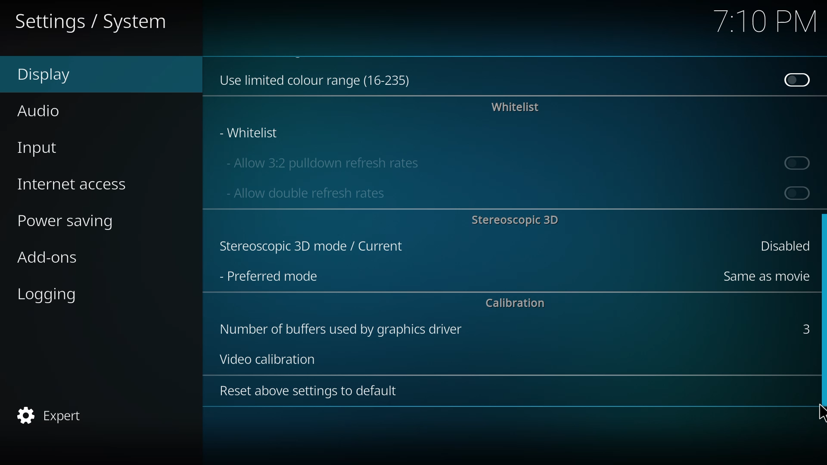 The width and height of the screenshot is (827, 465). What do you see at coordinates (56, 259) in the screenshot?
I see `add-ons` at bounding box center [56, 259].